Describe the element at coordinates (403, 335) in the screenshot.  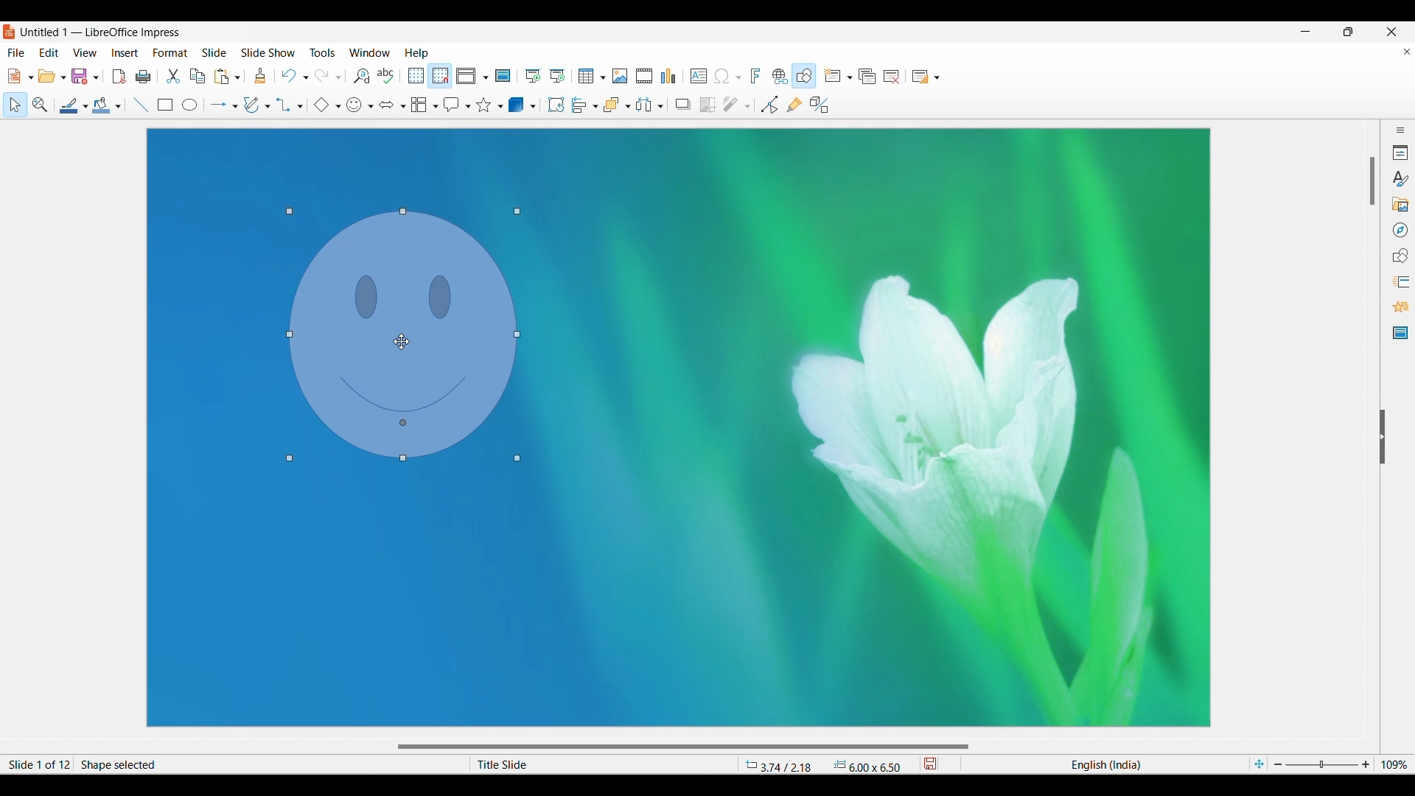
I see `Object position changed` at that location.